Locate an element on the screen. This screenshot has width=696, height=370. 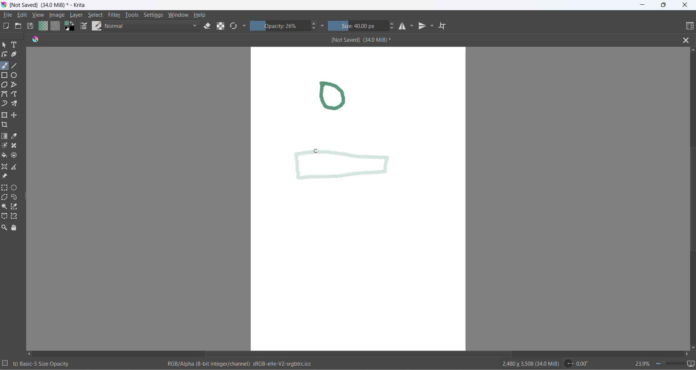
vertical mirror tool is located at coordinates (423, 26).